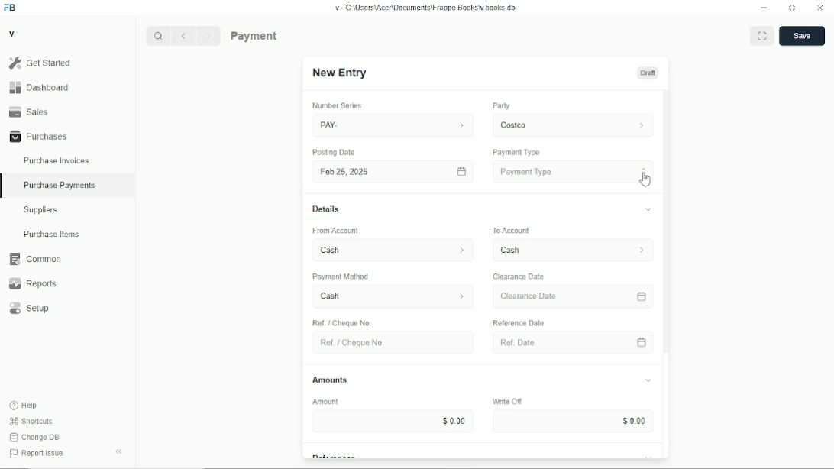  What do you see at coordinates (67, 234) in the screenshot?
I see `Purchase Items` at bounding box center [67, 234].